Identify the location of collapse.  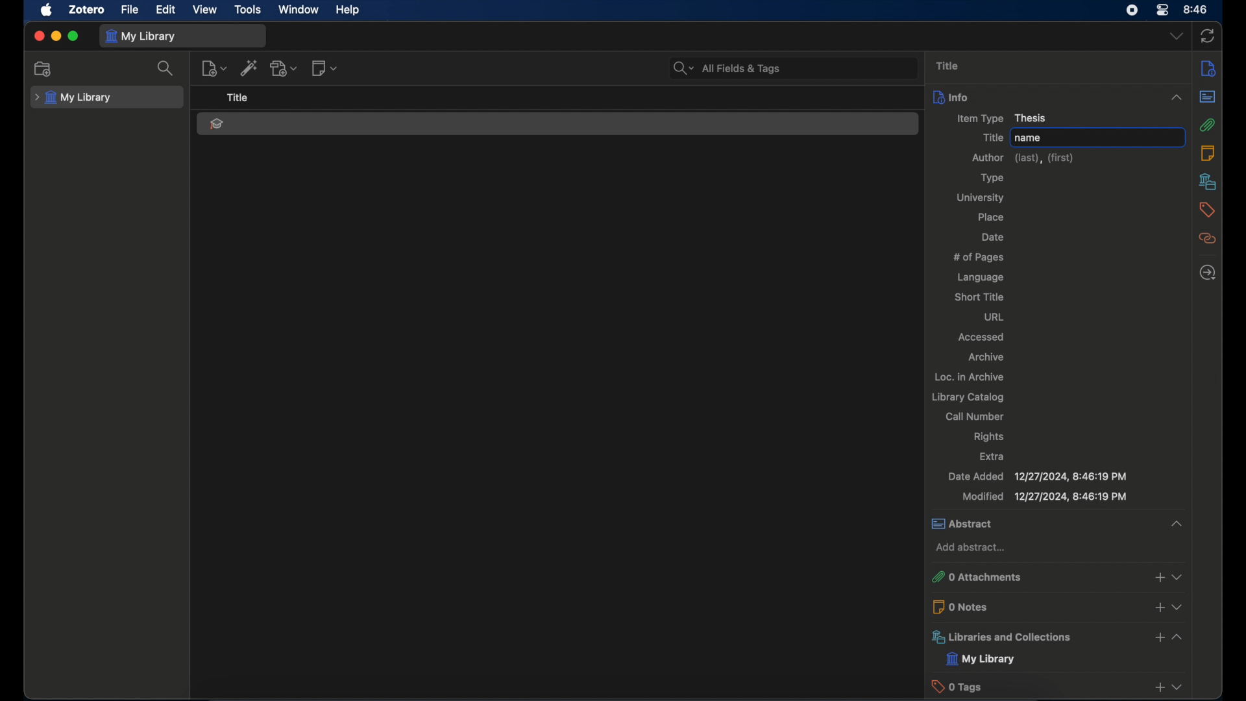
(1176, 97).